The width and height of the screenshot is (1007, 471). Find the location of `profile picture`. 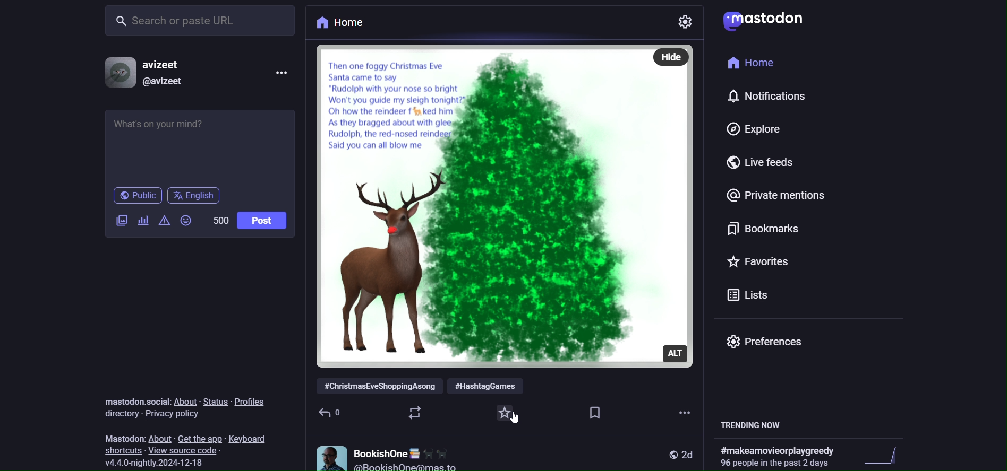

profile picture is located at coordinates (328, 455).